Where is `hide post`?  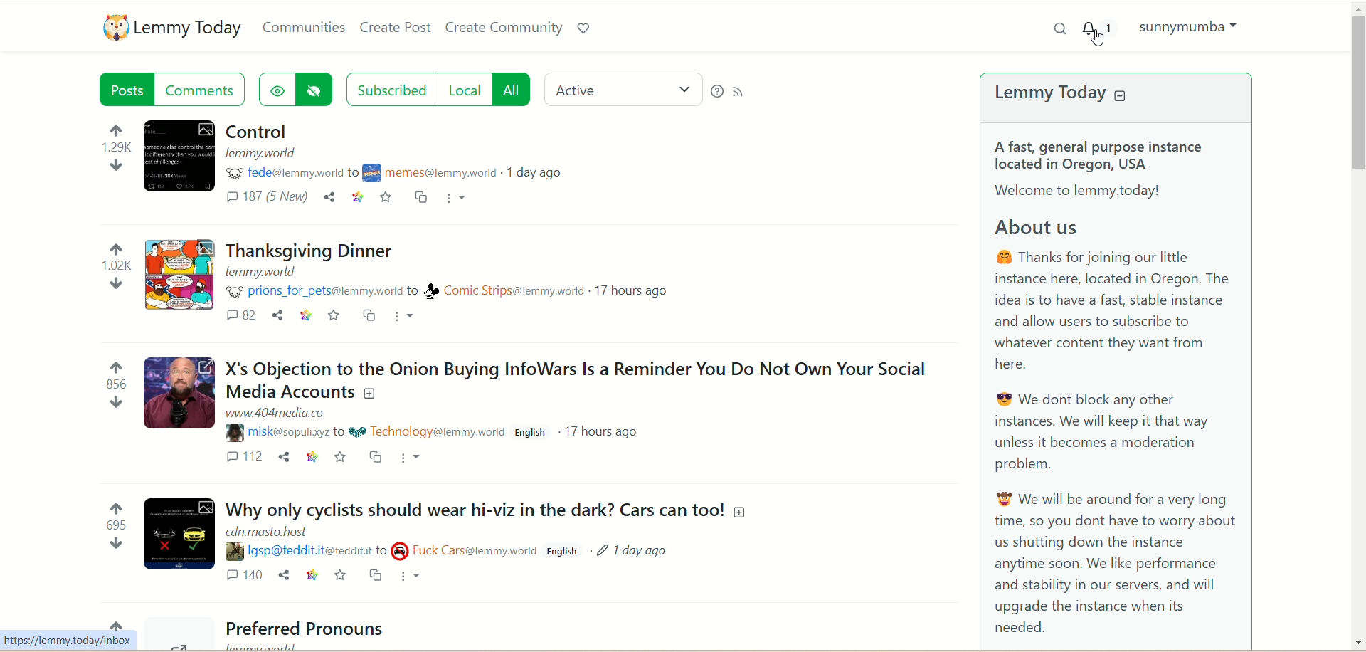
hide post is located at coordinates (317, 91).